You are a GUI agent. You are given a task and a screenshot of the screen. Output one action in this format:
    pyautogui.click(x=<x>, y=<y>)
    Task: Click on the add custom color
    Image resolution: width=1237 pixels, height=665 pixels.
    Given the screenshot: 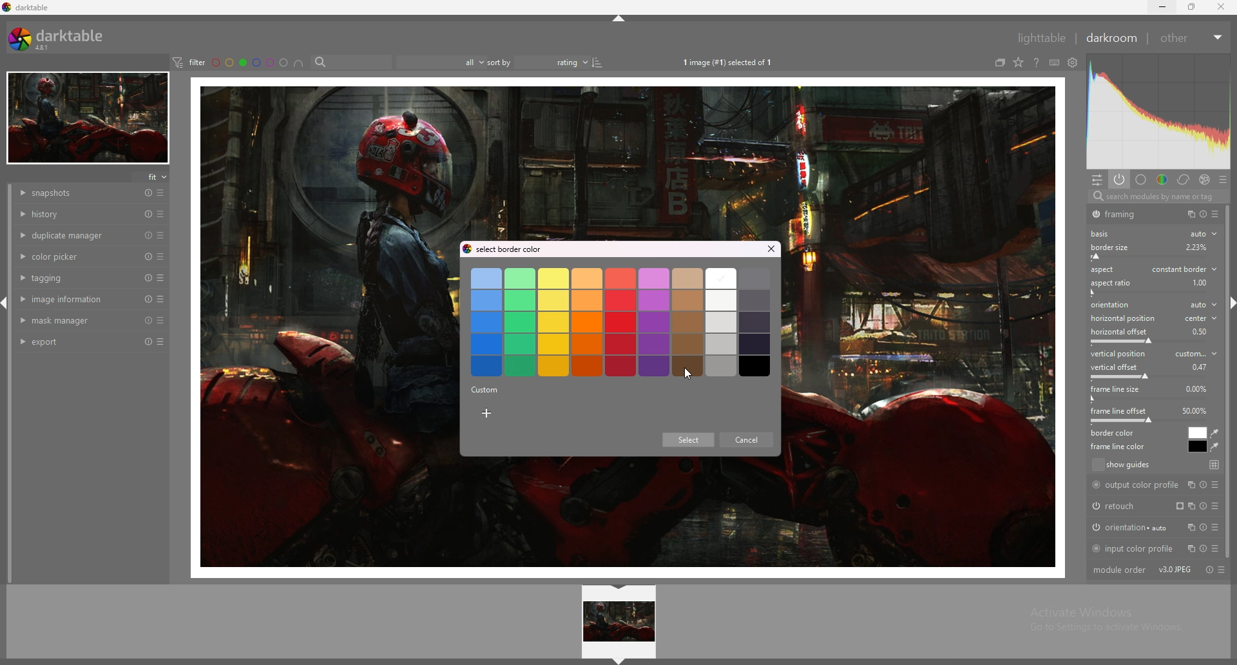 What is the action you would take?
    pyautogui.click(x=488, y=415)
    